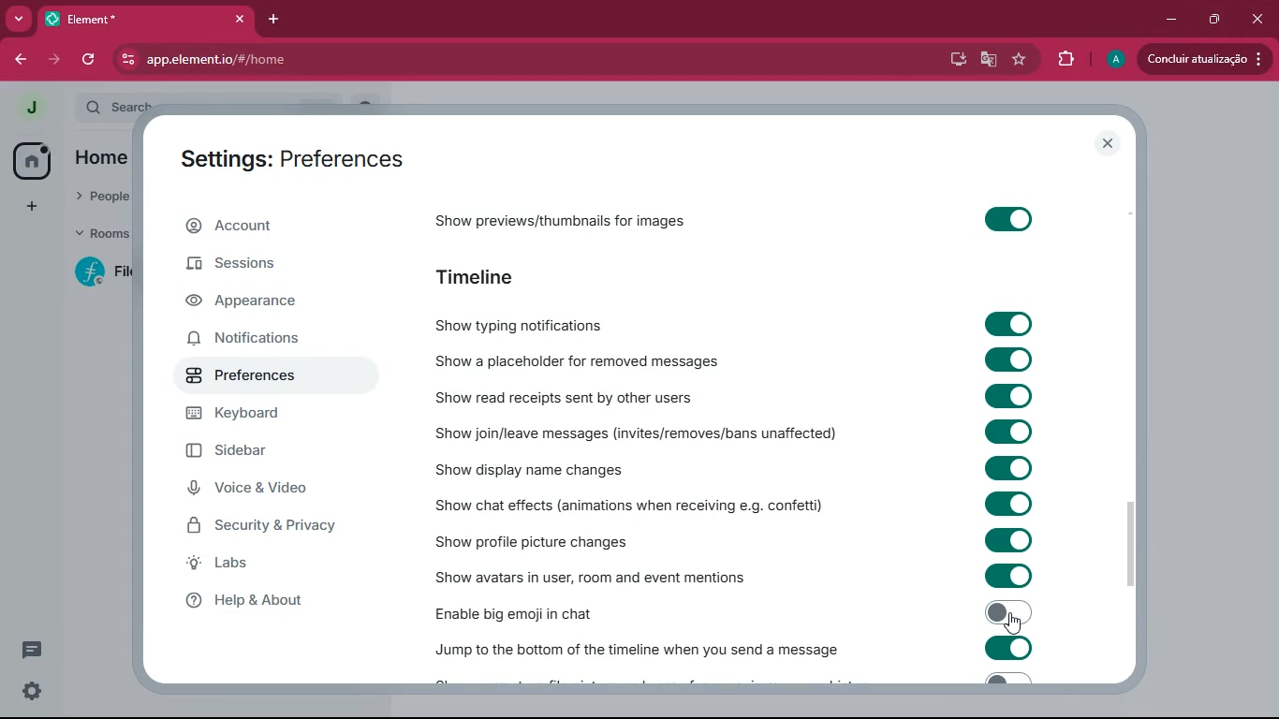 The image size is (1279, 719). I want to click on show a placeholder for removed messages, so click(616, 360).